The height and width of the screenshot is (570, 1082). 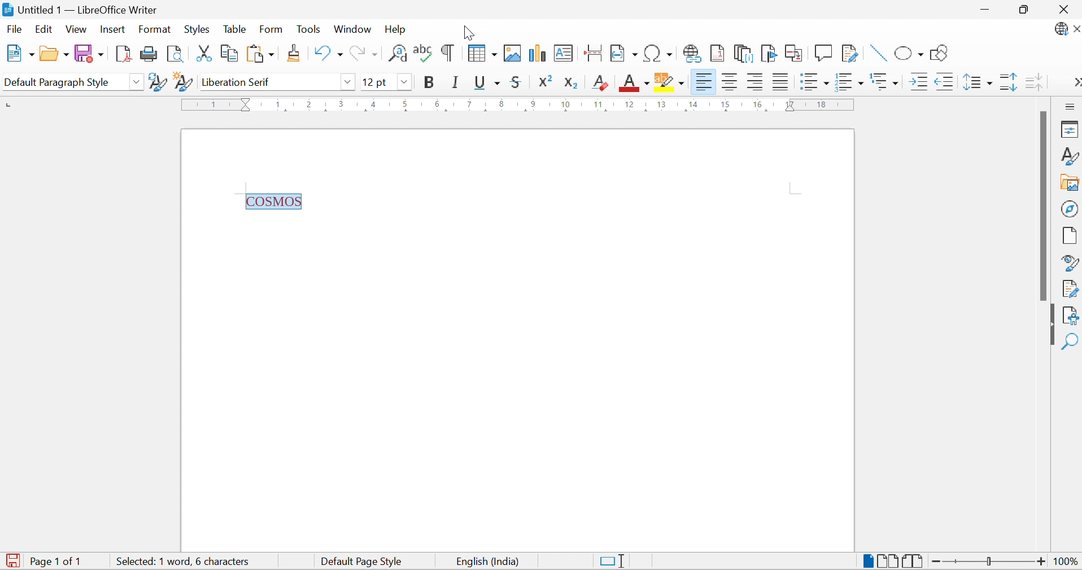 I want to click on Increase Indent, so click(x=917, y=81).